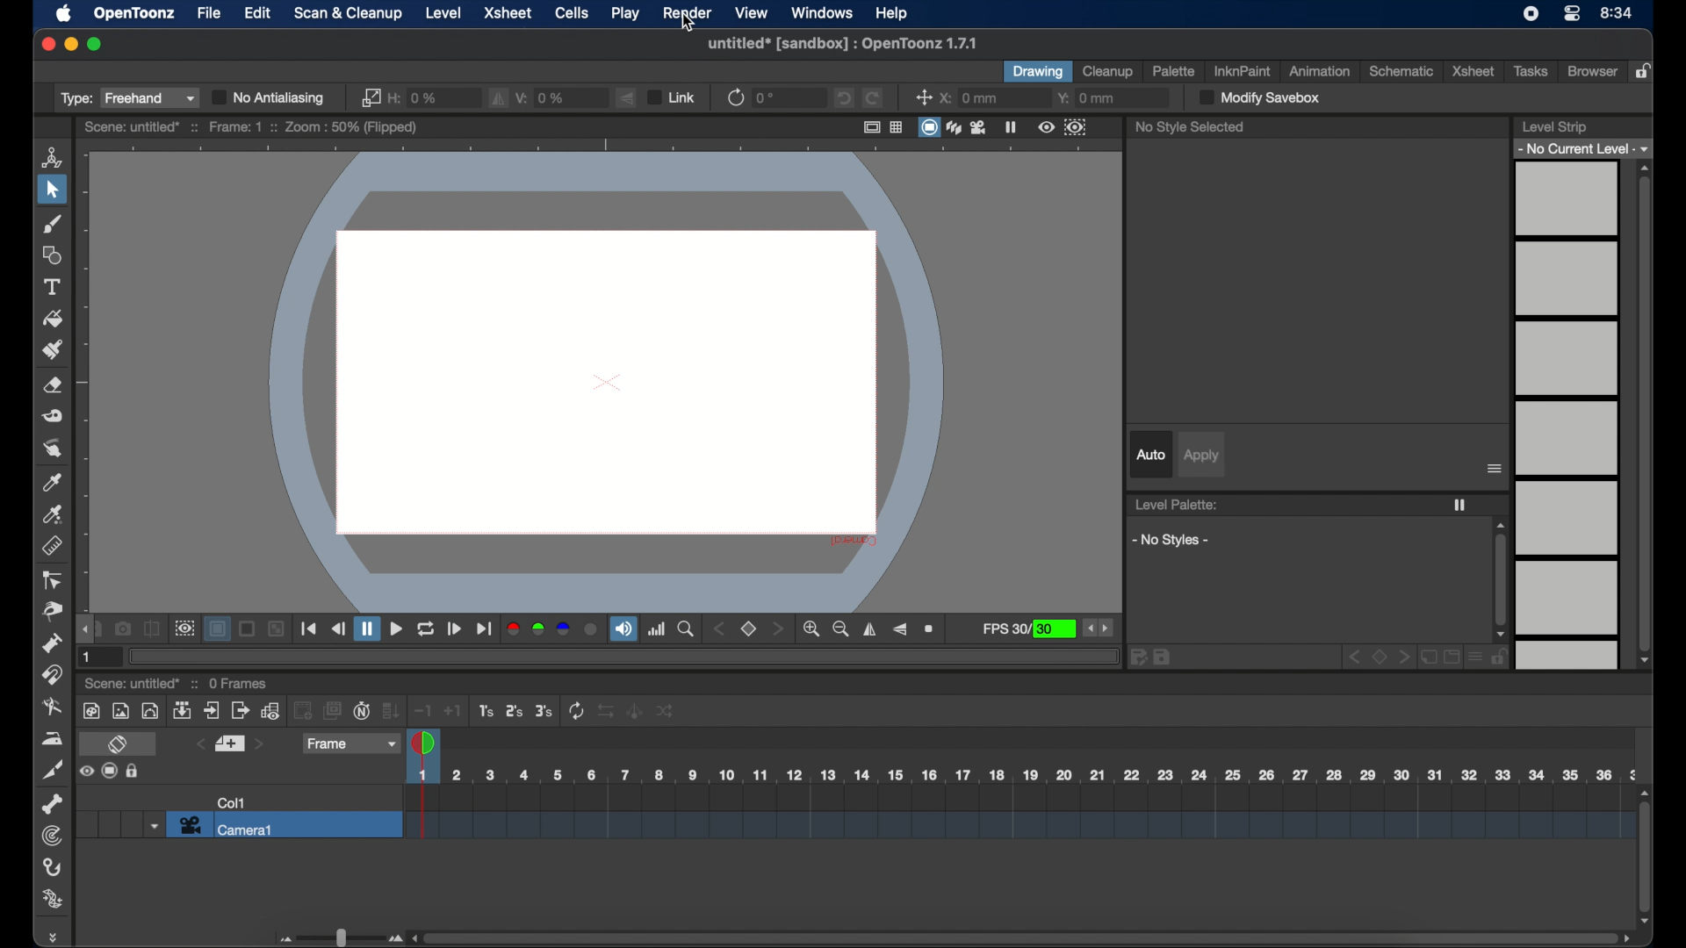 This screenshot has height=948, width=1686. What do you see at coordinates (552, 629) in the screenshot?
I see `color channels` at bounding box center [552, 629].